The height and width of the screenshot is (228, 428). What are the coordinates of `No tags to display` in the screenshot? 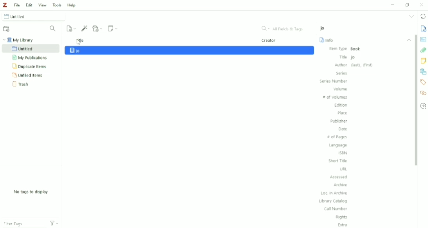 It's located at (31, 192).